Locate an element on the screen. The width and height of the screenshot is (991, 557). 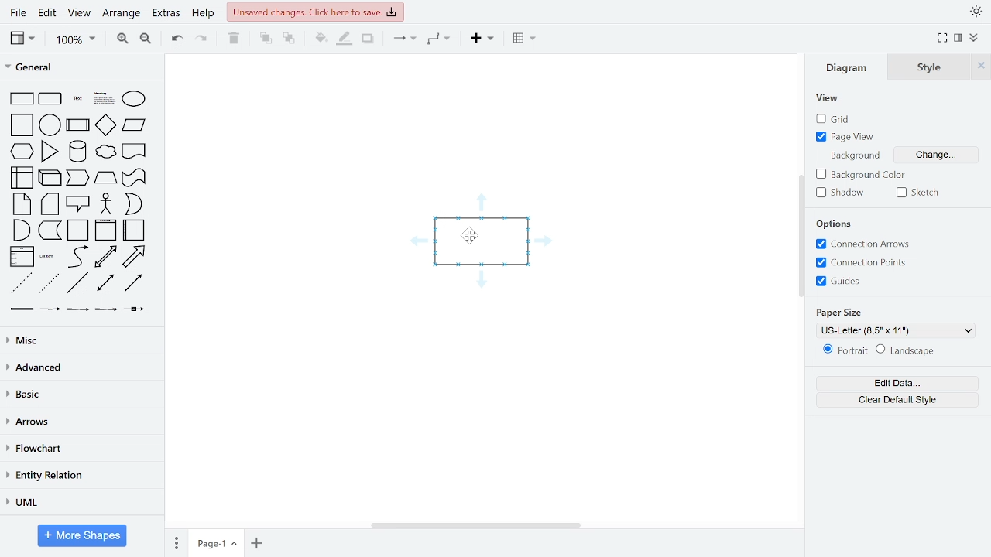
parallelogram is located at coordinates (135, 126).